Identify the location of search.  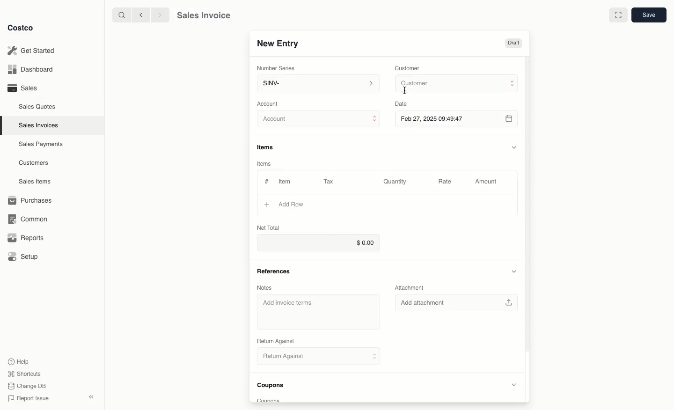
(120, 15).